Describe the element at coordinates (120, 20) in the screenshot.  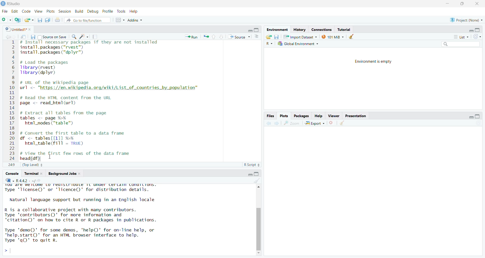
I see `options` at that location.